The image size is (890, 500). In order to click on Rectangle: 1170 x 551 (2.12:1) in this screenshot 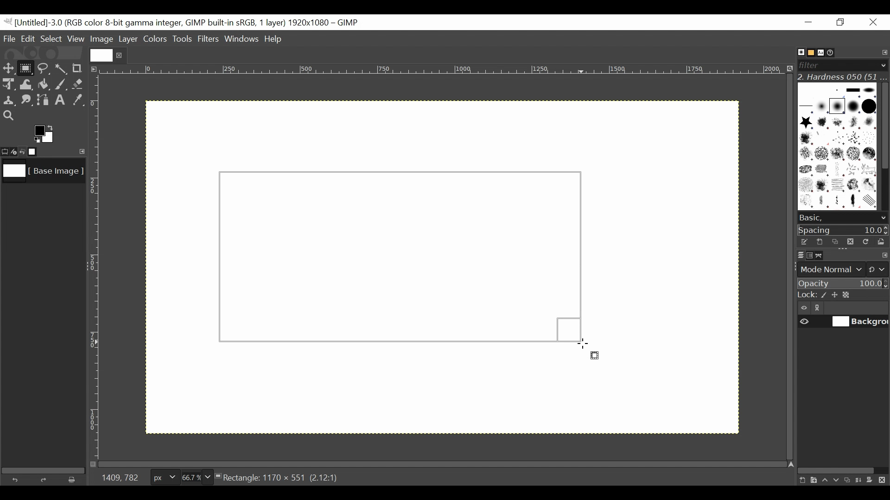, I will do `click(282, 478)`.